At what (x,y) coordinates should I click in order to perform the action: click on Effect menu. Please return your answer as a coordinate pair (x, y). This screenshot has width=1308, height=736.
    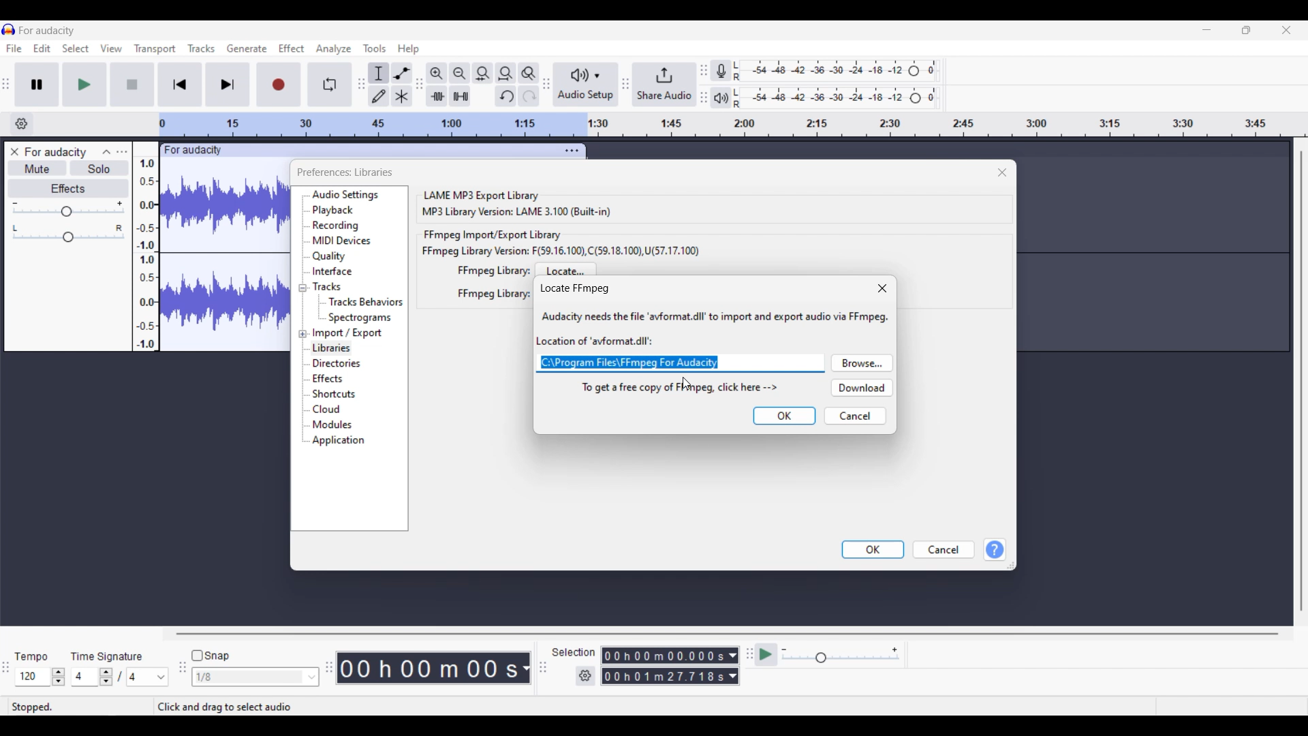
    Looking at the image, I should click on (292, 48).